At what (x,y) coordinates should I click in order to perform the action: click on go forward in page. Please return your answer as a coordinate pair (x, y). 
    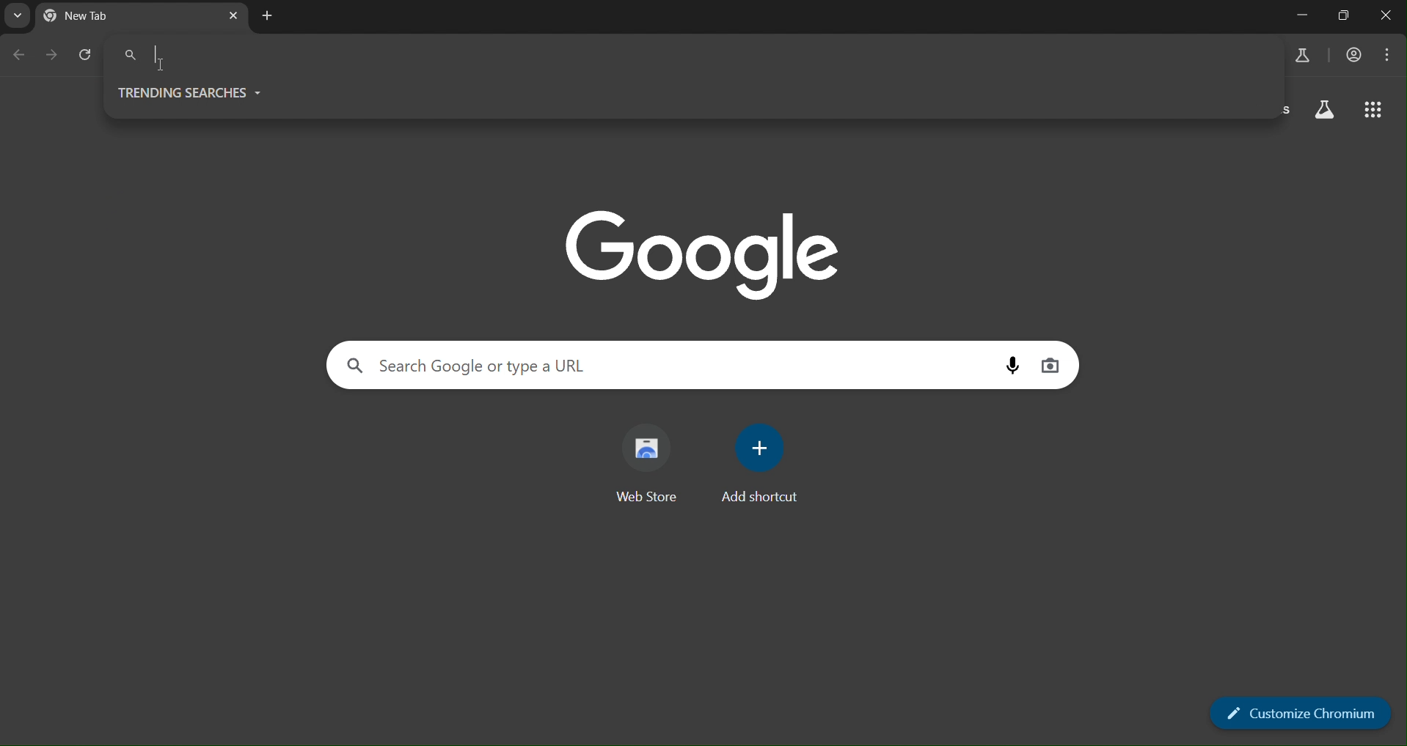
    Looking at the image, I should click on (53, 56).